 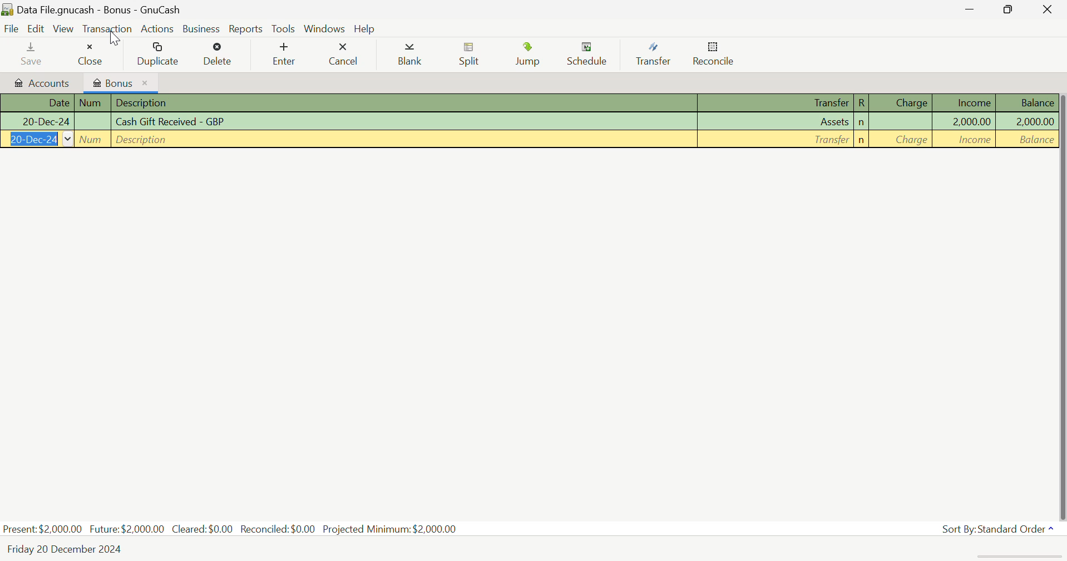 I want to click on Transfer, so click(x=777, y=104).